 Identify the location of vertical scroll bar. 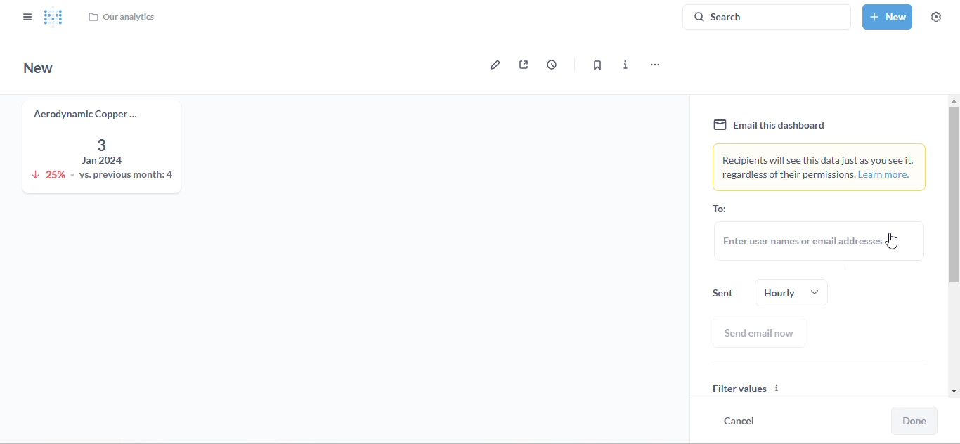
(954, 195).